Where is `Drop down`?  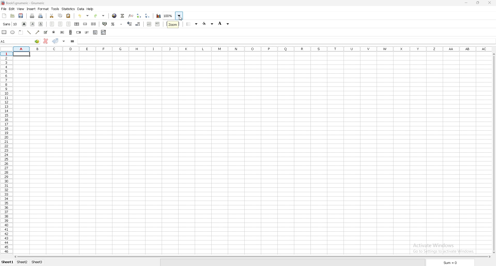
Drop down is located at coordinates (213, 24).